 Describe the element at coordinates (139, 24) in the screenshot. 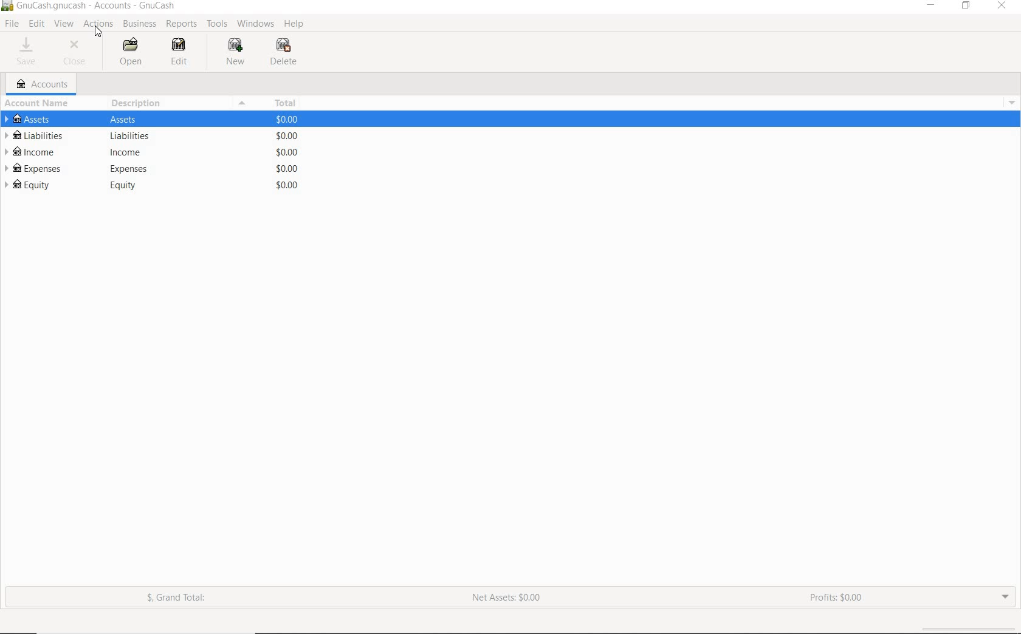

I see `BUSINESS` at that location.